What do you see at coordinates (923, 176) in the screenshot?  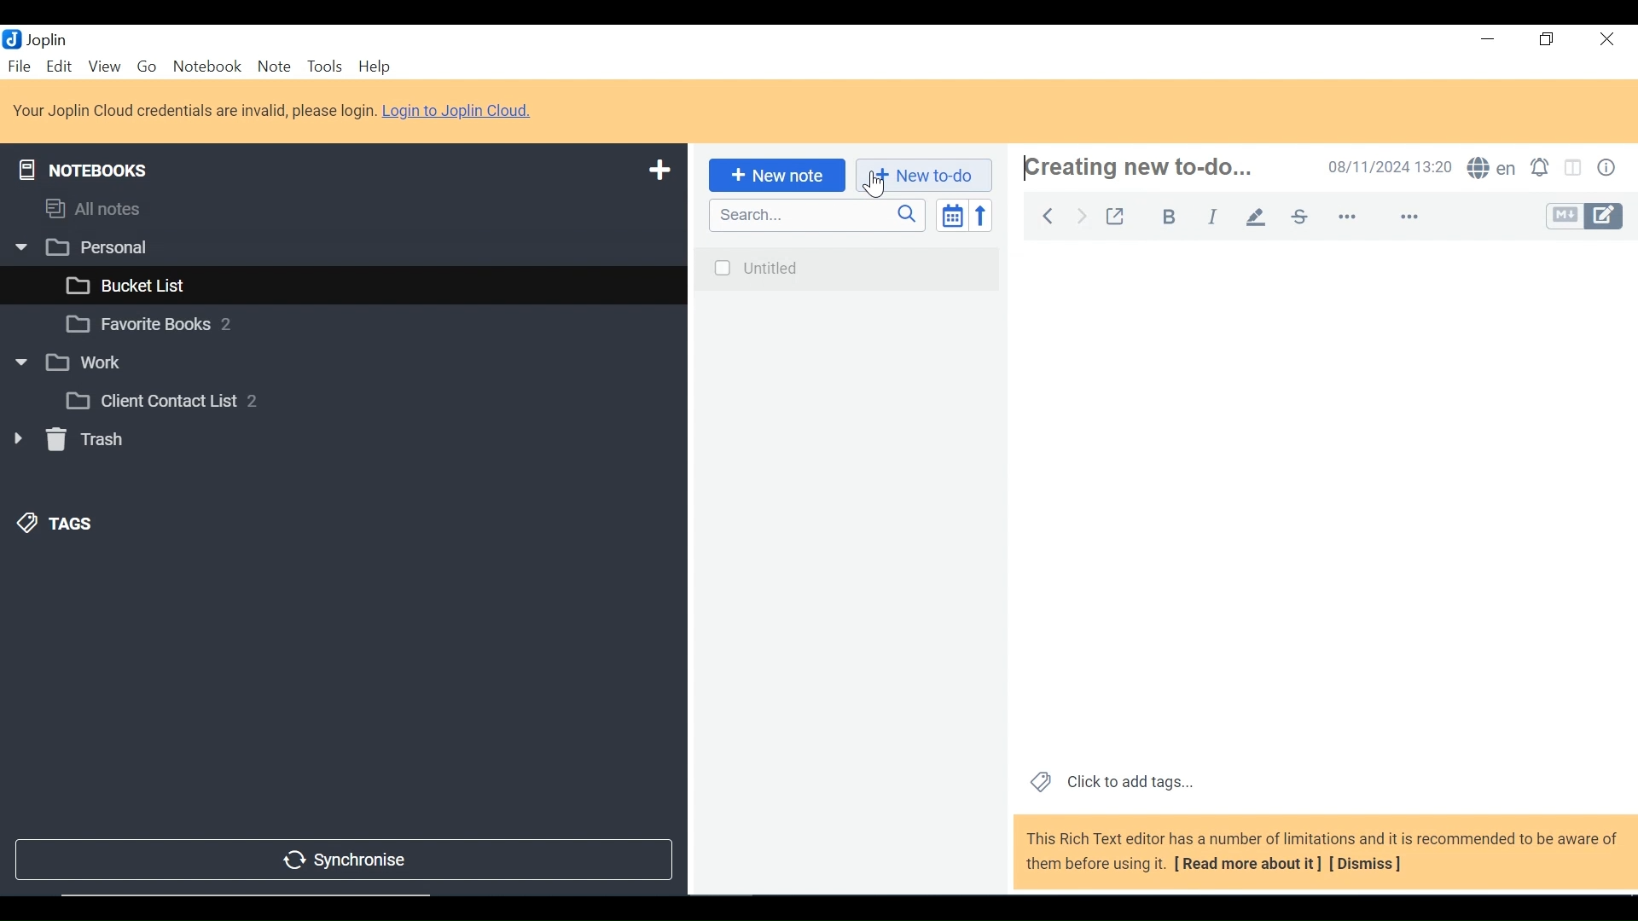 I see `Add New to-do` at bounding box center [923, 176].